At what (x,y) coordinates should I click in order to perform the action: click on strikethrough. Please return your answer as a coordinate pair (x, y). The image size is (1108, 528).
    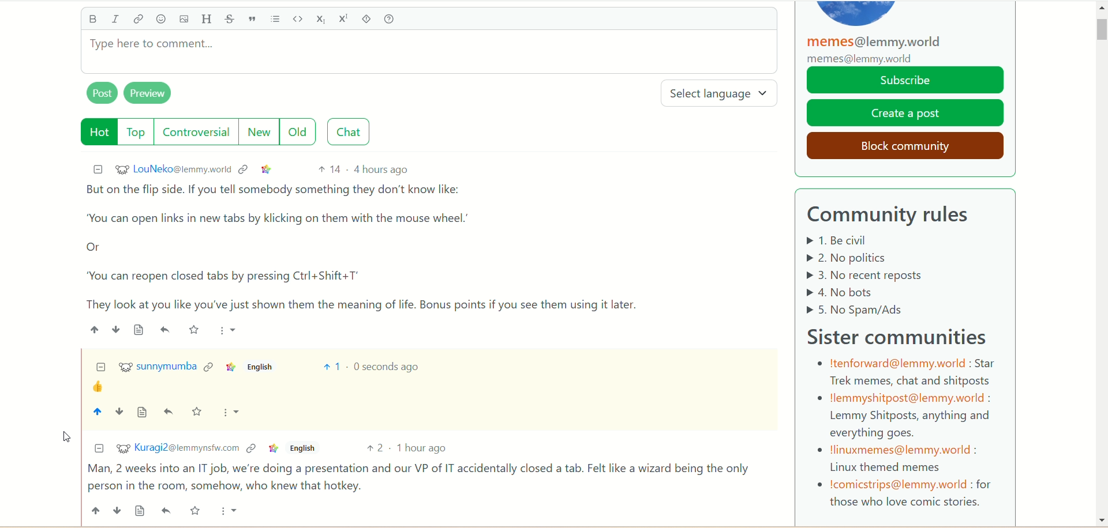
    Looking at the image, I should click on (230, 20).